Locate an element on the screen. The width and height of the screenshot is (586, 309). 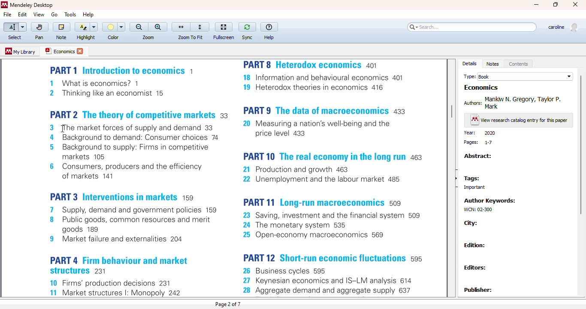
fit to width is located at coordinates (181, 27).